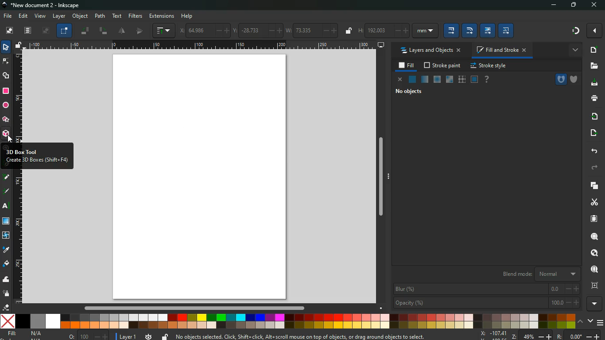 The height and width of the screenshot is (340, 605). Describe the element at coordinates (575, 5) in the screenshot. I see `maximize` at that location.